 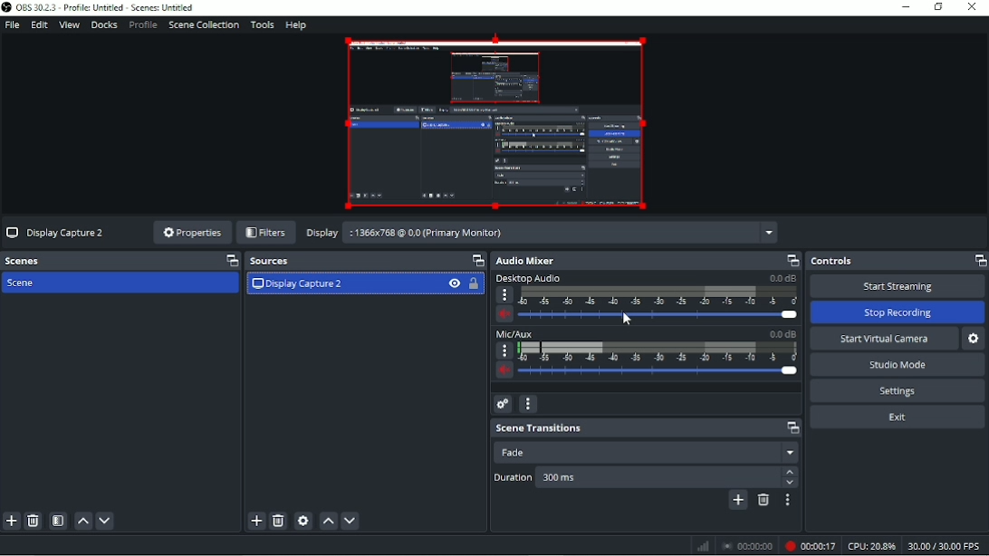 What do you see at coordinates (747, 545) in the screenshot?
I see `Stop recording` at bounding box center [747, 545].